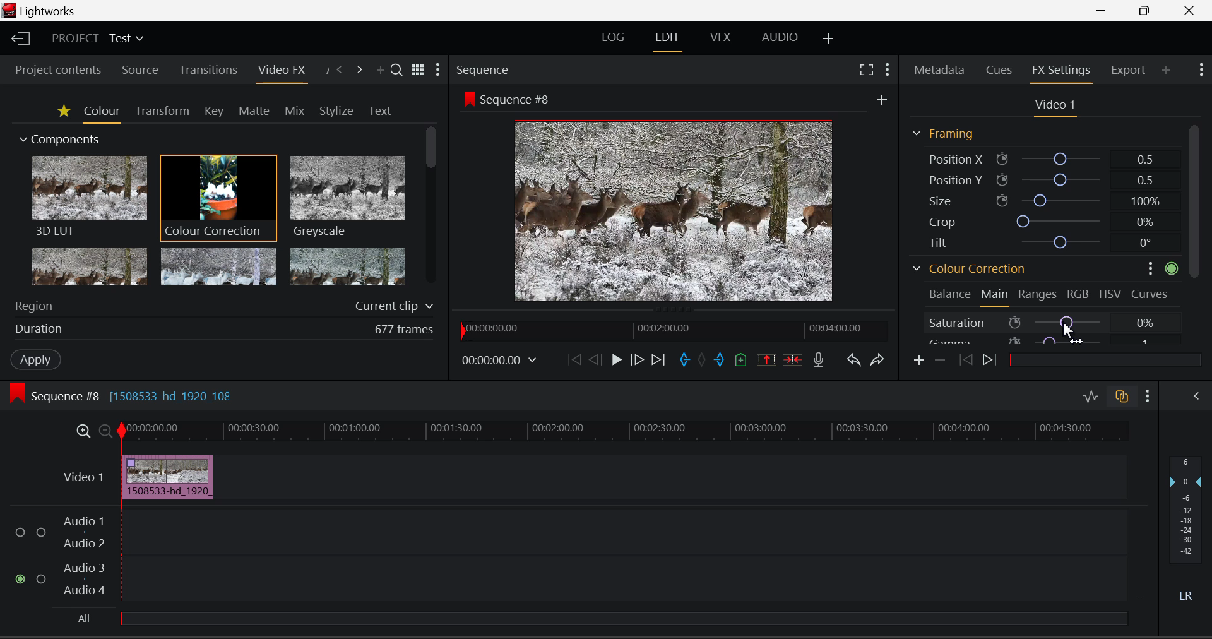  Describe the element at coordinates (83, 522) in the screenshot. I see `Audio 1` at that location.